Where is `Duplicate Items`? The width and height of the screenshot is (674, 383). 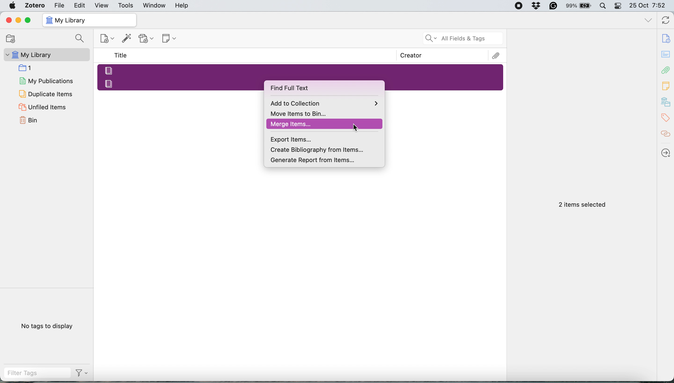
Duplicate Items is located at coordinates (45, 93).